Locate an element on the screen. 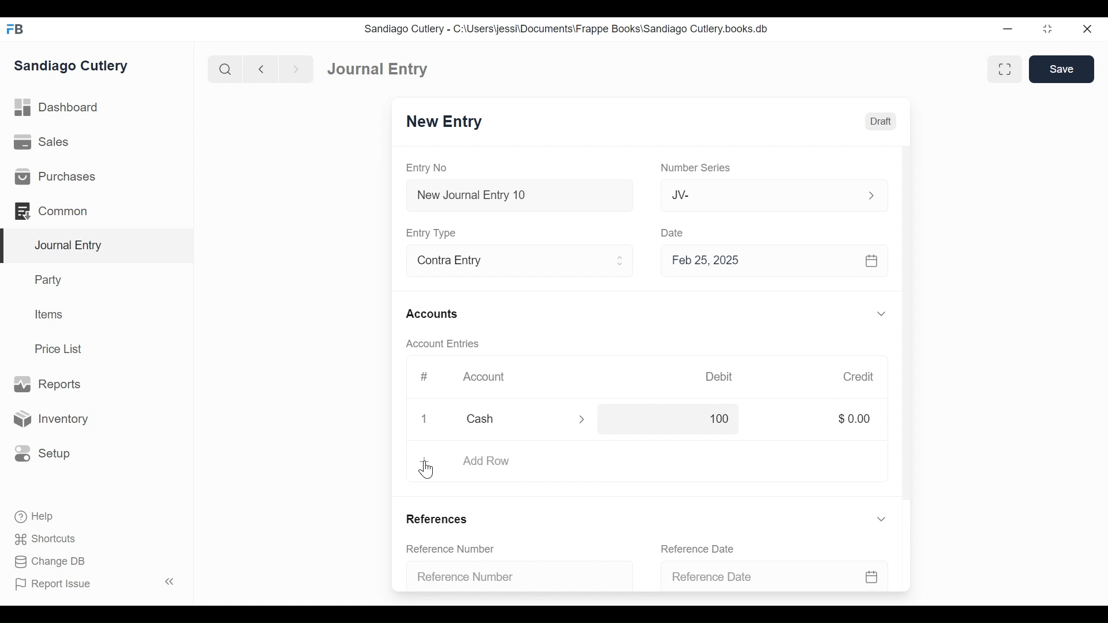 This screenshot has width=1108, height=623. Vertical Scroll bar is located at coordinates (909, 330).